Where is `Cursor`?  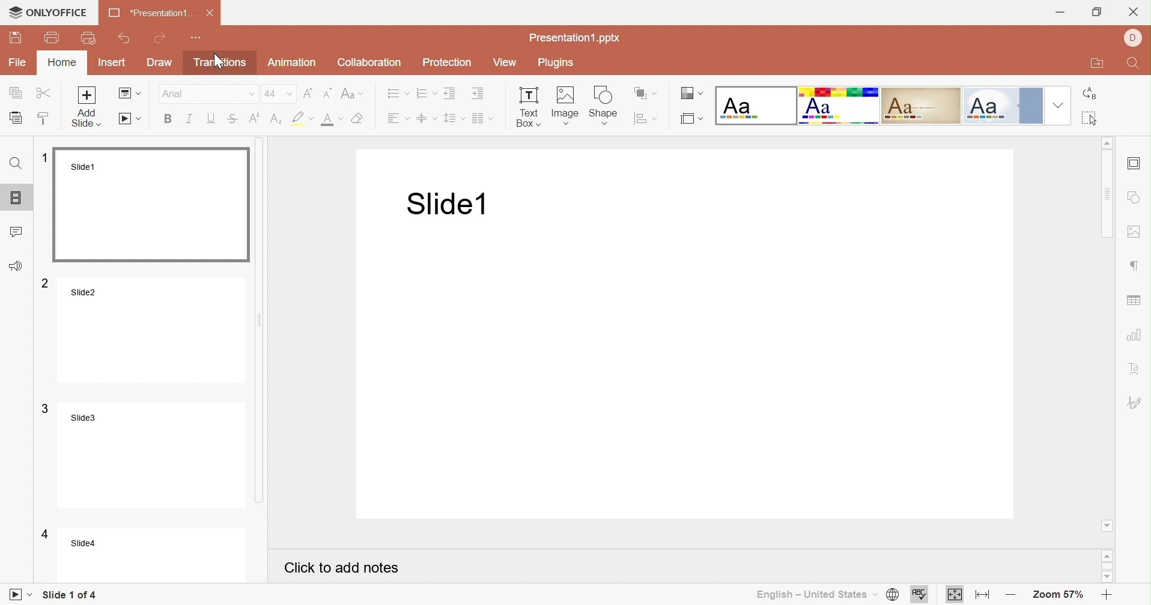 Cursor is located at coordinates (216, 61).